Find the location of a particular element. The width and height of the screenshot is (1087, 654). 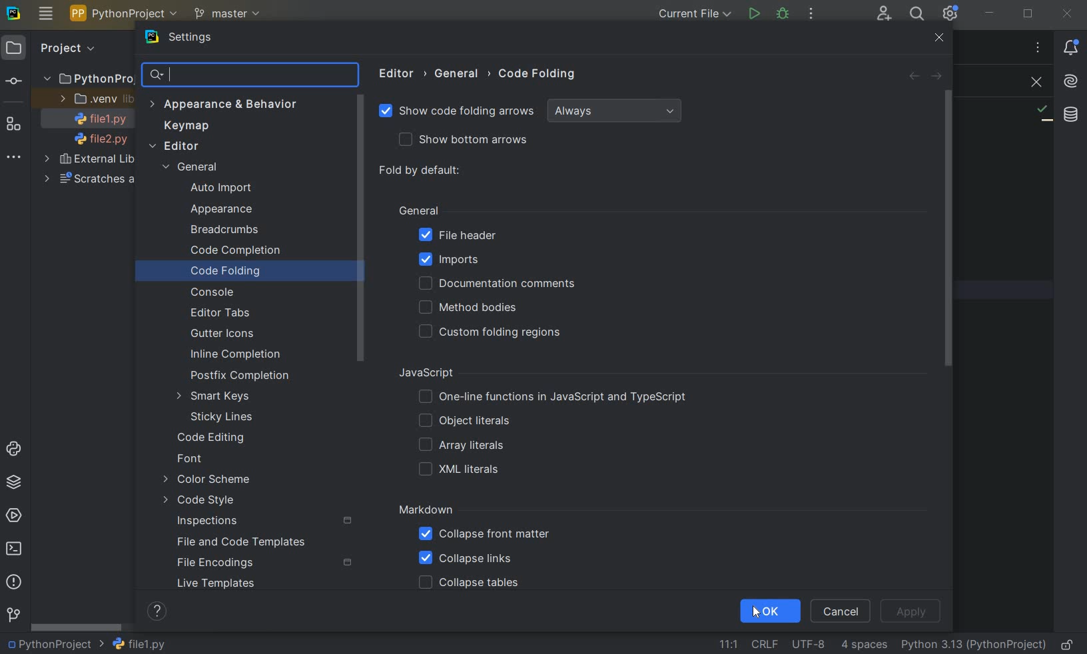

CLOSE is located at coordinates (1070, 13).